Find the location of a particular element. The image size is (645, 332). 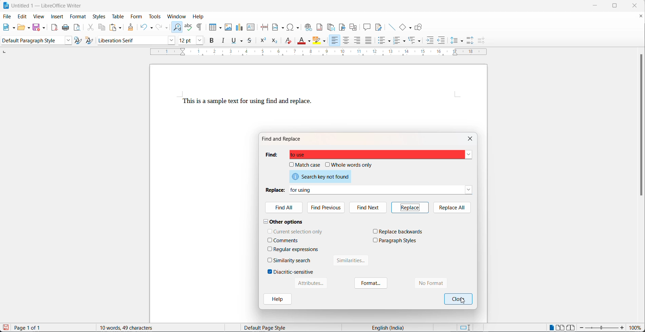

zoom slider is located at coordinates (602, 328).